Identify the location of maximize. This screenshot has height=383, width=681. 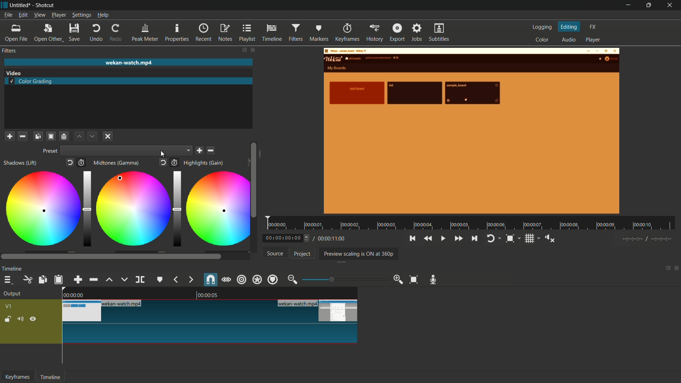
(649, 5).